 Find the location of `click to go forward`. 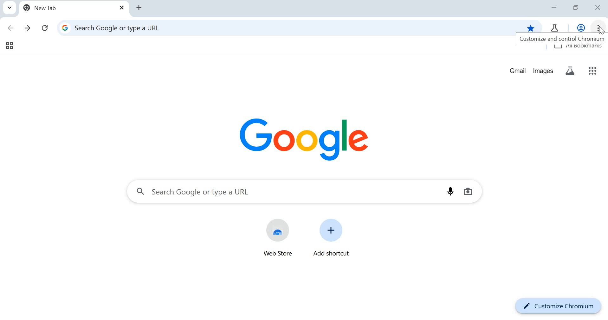

click to go forward is located at coordinates (28, 29).